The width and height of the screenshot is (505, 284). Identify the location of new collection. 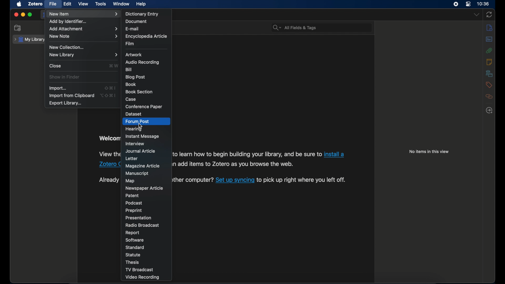
(67, 47).